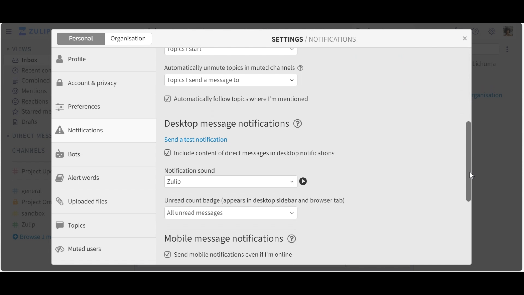 The height and width of the screenshot is (295, 524). What do you see at coordinates (250, 153) in the screenshot?
I see `(un)select include content of direct messages in desktop notifications` at bounding box center [250, 153].